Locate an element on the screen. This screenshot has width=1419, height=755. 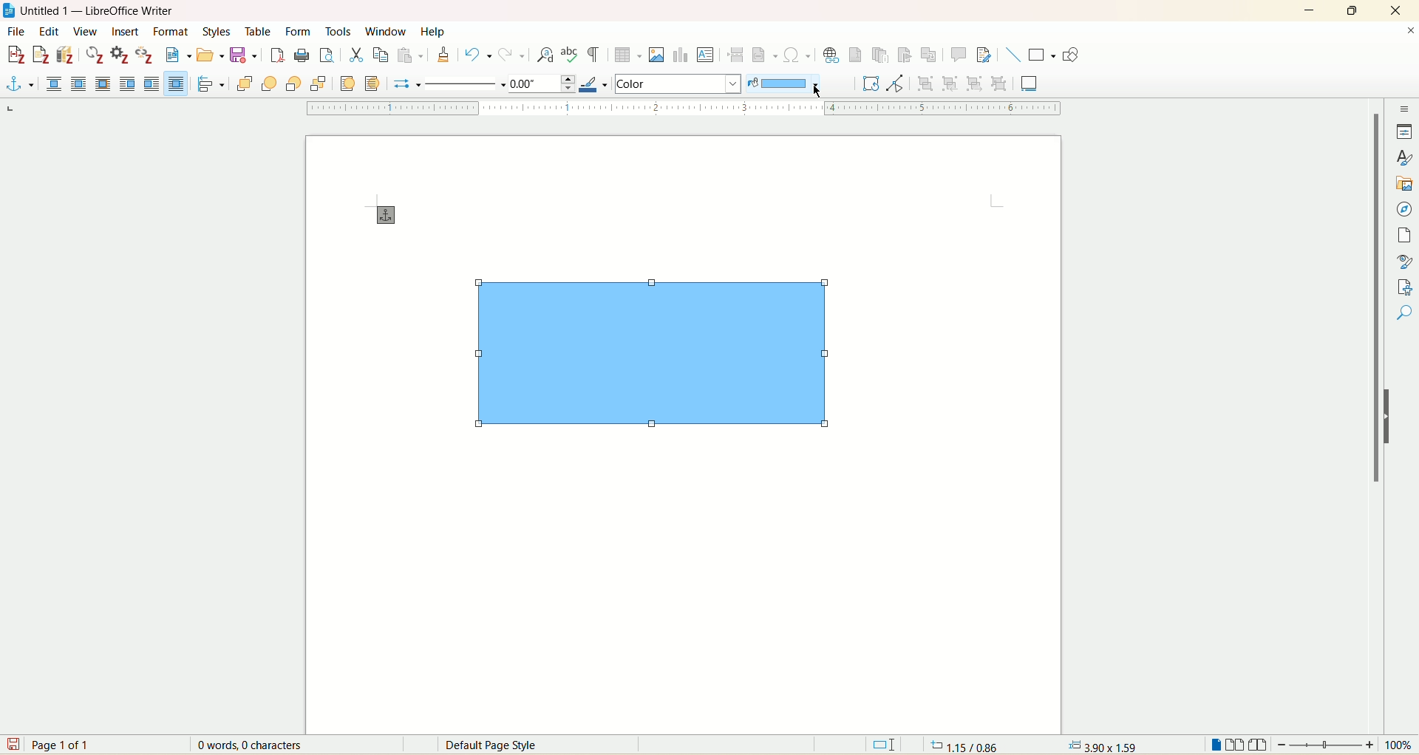
before is located at coordinates (128, 83).